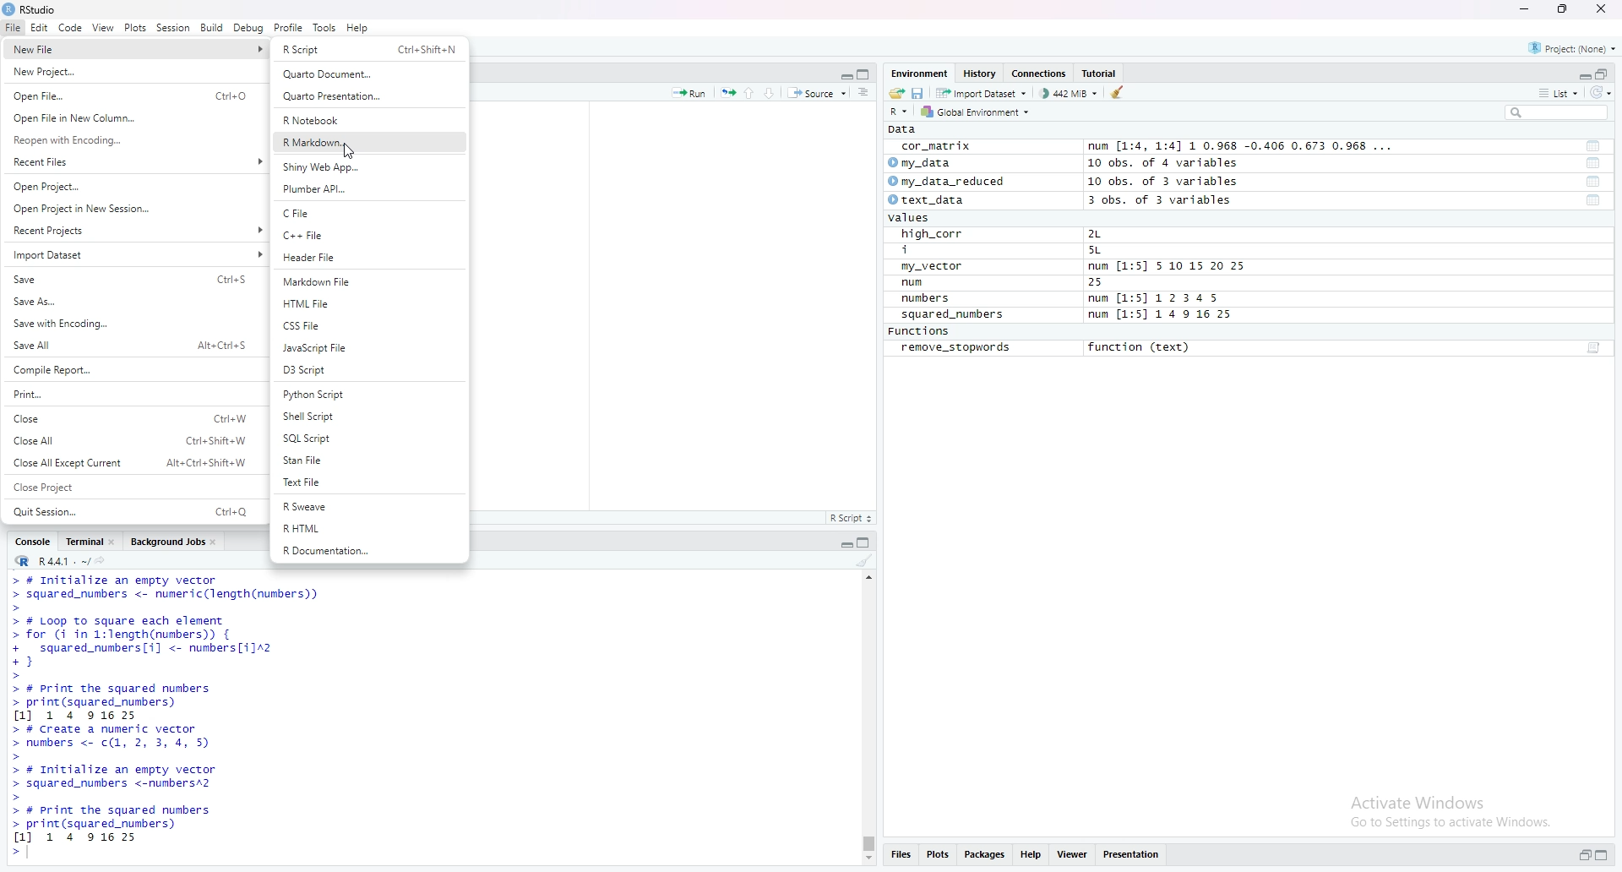 The height and width of the screenshot is (872, 1622). I want to click on num [1:4, 1:4] 1 0.968 -0.400 0.6/3 0.968 ..., so click(1242, 143).